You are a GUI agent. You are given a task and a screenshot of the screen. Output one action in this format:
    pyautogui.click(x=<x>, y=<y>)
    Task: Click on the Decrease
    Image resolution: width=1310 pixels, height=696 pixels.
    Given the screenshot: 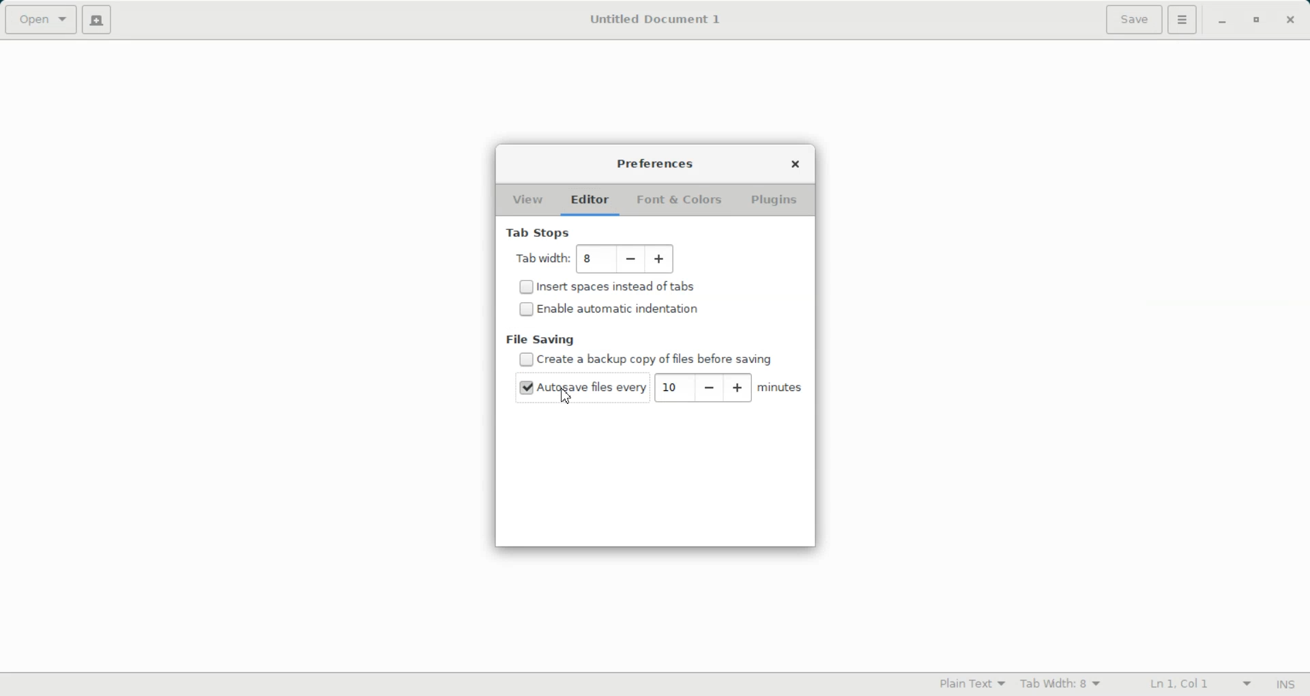 What is the action you would take?
    pyautogui.click(x=706, y=388)
    